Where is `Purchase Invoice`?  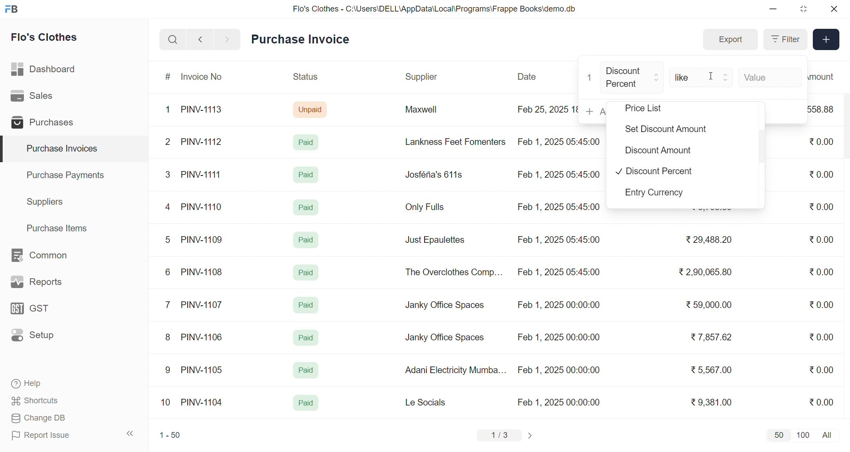 Purchase Invoice is located at coordinates (303, 39).